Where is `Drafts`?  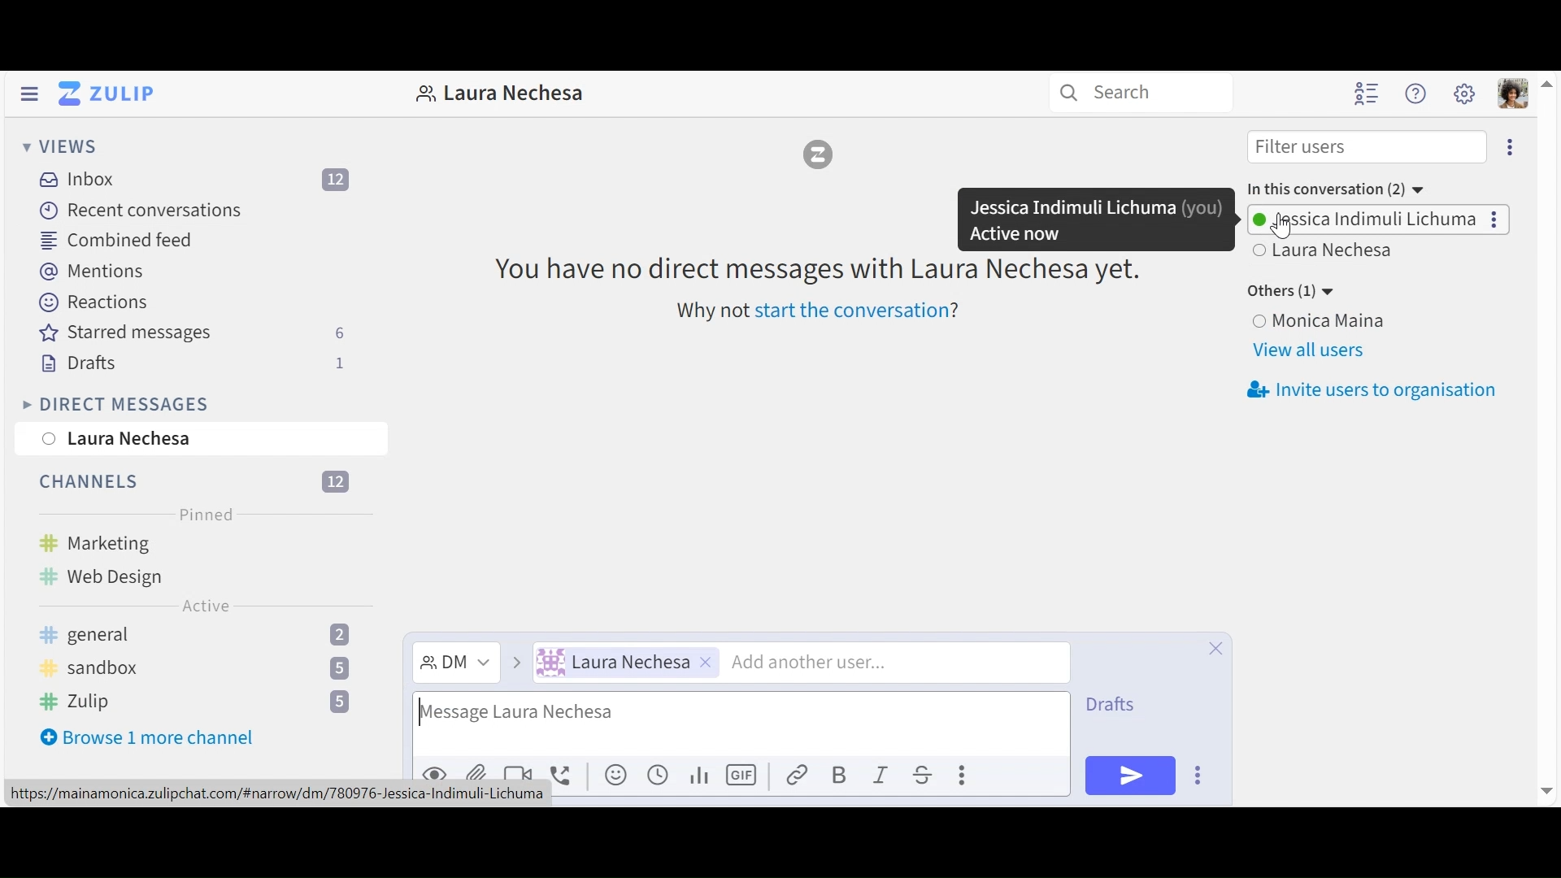 Drafts is located at coordinates (192, 363).